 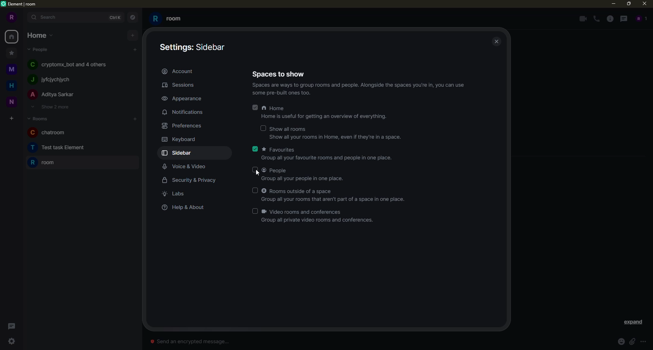 I want to click on ‘Group all your favourite rooms and people in one place., so click(x=322, y=159).